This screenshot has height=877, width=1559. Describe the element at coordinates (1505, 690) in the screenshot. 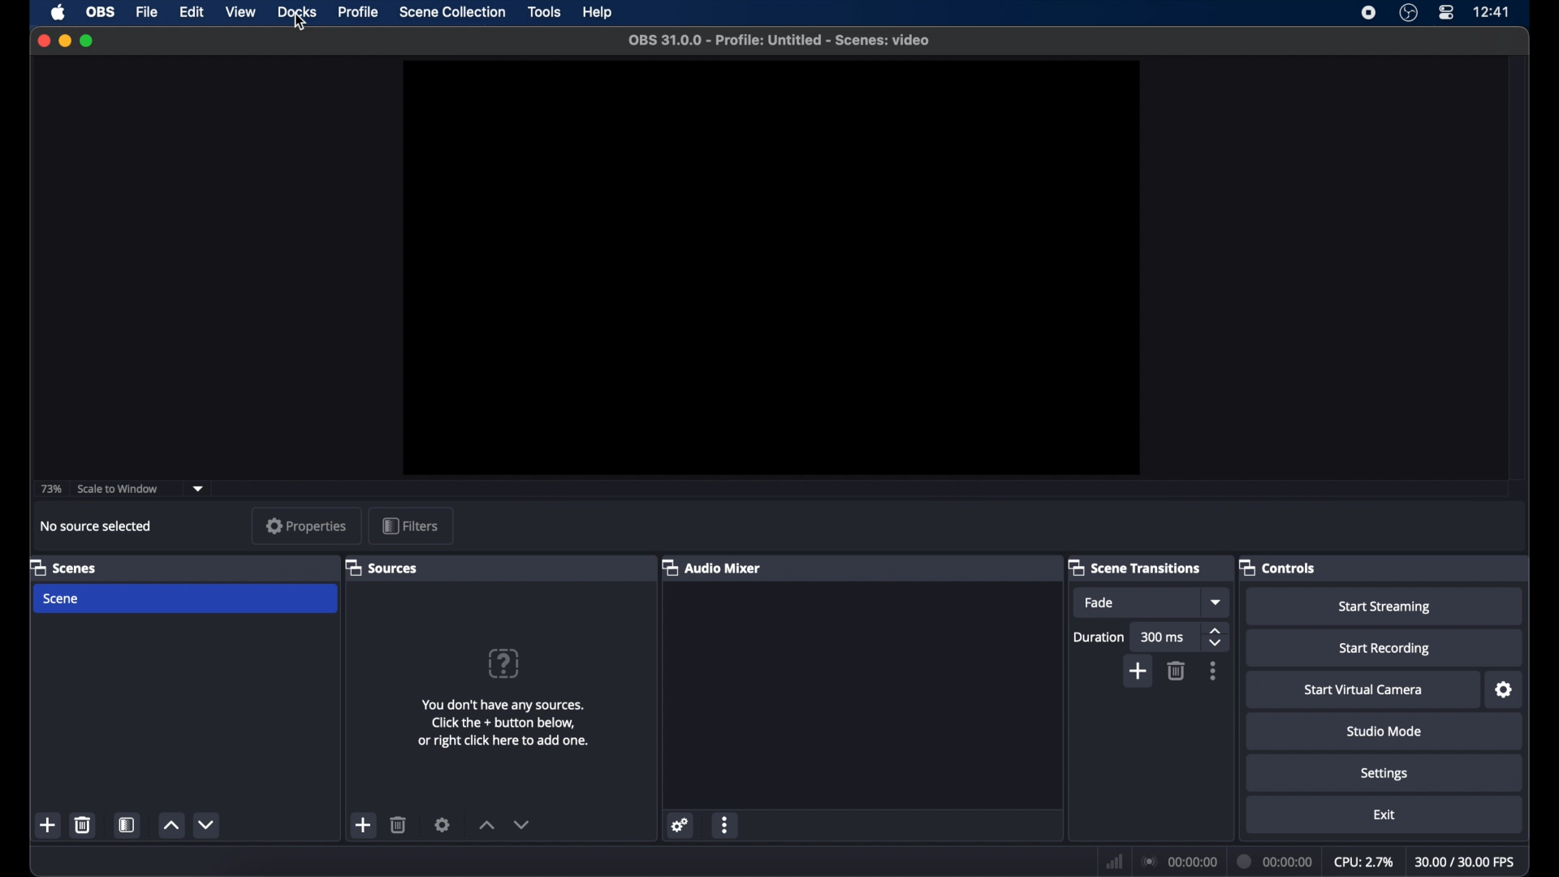

I see `settings` at that location.